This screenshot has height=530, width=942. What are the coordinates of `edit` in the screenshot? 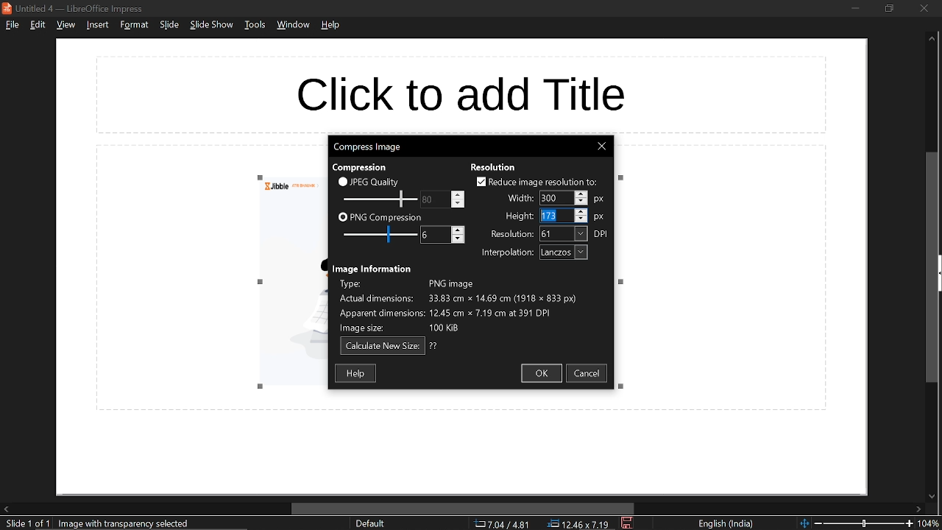 It's located at (37, 25).